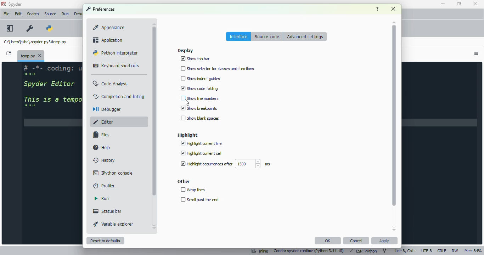  What do you see at coordinates (458, 4) in the screenshot?
I see `maximize` at bounding box center [458, 4].